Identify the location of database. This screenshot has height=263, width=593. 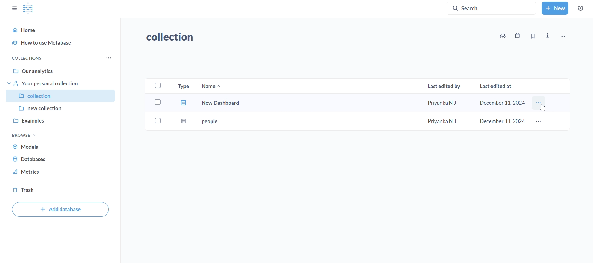
(32, 159).